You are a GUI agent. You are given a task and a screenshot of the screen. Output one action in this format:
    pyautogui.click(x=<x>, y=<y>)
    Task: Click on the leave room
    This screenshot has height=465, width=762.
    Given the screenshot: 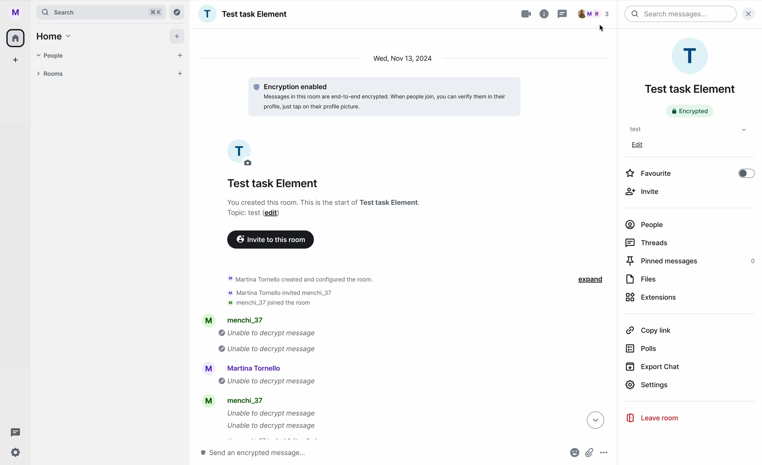 What is the action you would take?
    pyautogui.click(x=652, y=418)
    